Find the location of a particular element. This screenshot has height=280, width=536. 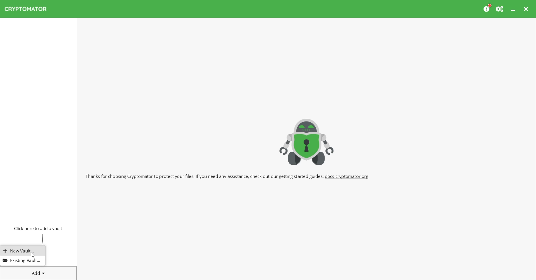

Click here to add vault is located at coordinates (37, 228).